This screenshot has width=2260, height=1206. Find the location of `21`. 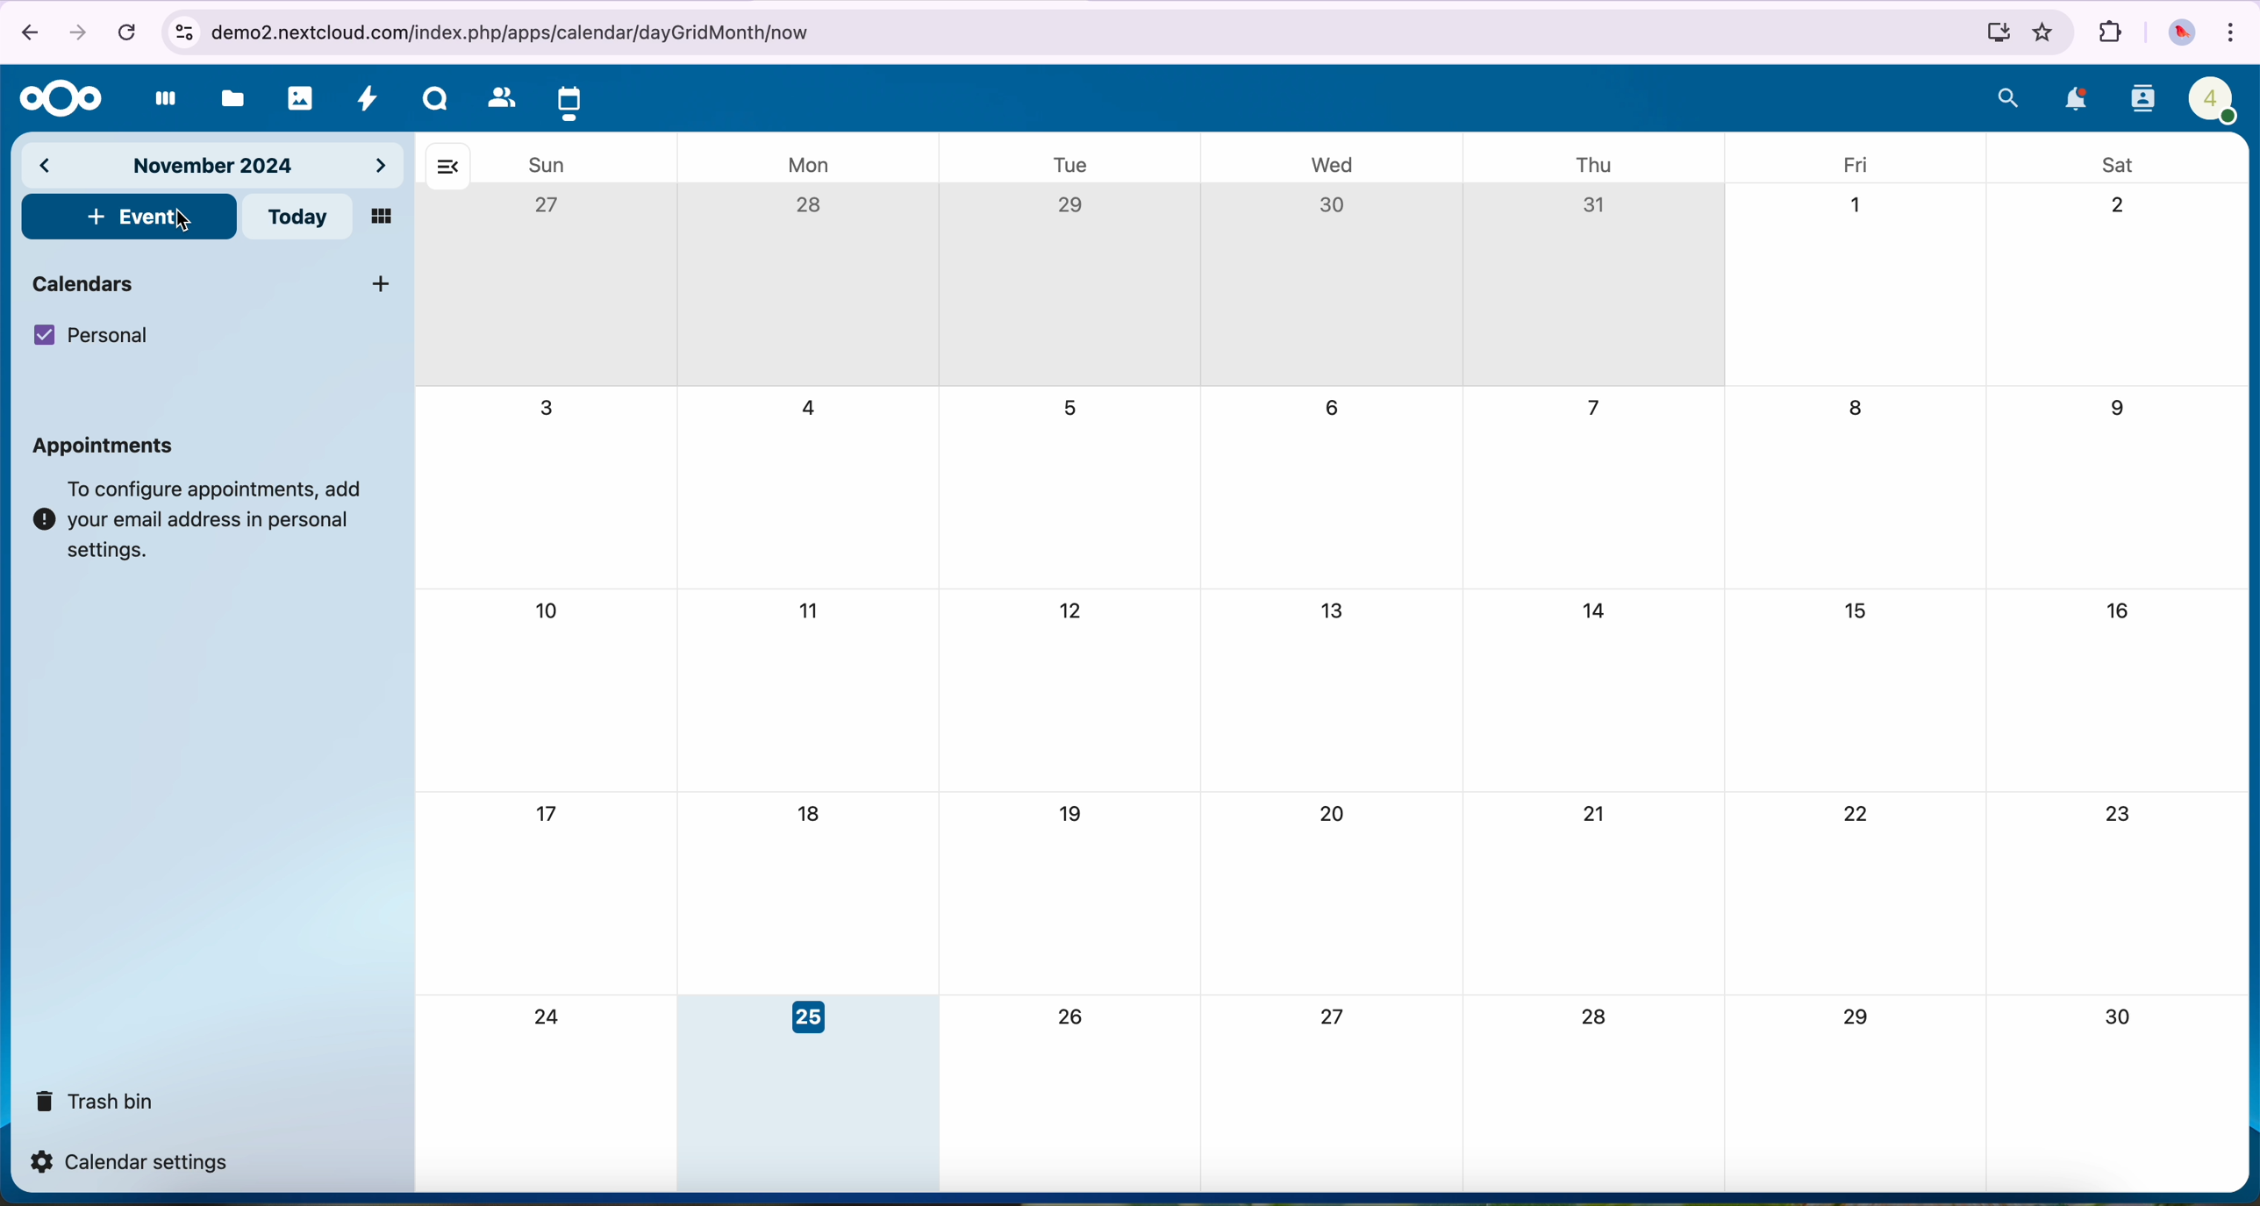

21 is located at coordinates (1598, 812).